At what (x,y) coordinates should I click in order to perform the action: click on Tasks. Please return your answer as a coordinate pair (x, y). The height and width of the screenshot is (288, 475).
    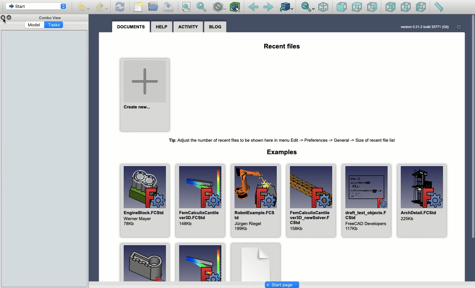
    Looking at the image, I should click on (54, 25).